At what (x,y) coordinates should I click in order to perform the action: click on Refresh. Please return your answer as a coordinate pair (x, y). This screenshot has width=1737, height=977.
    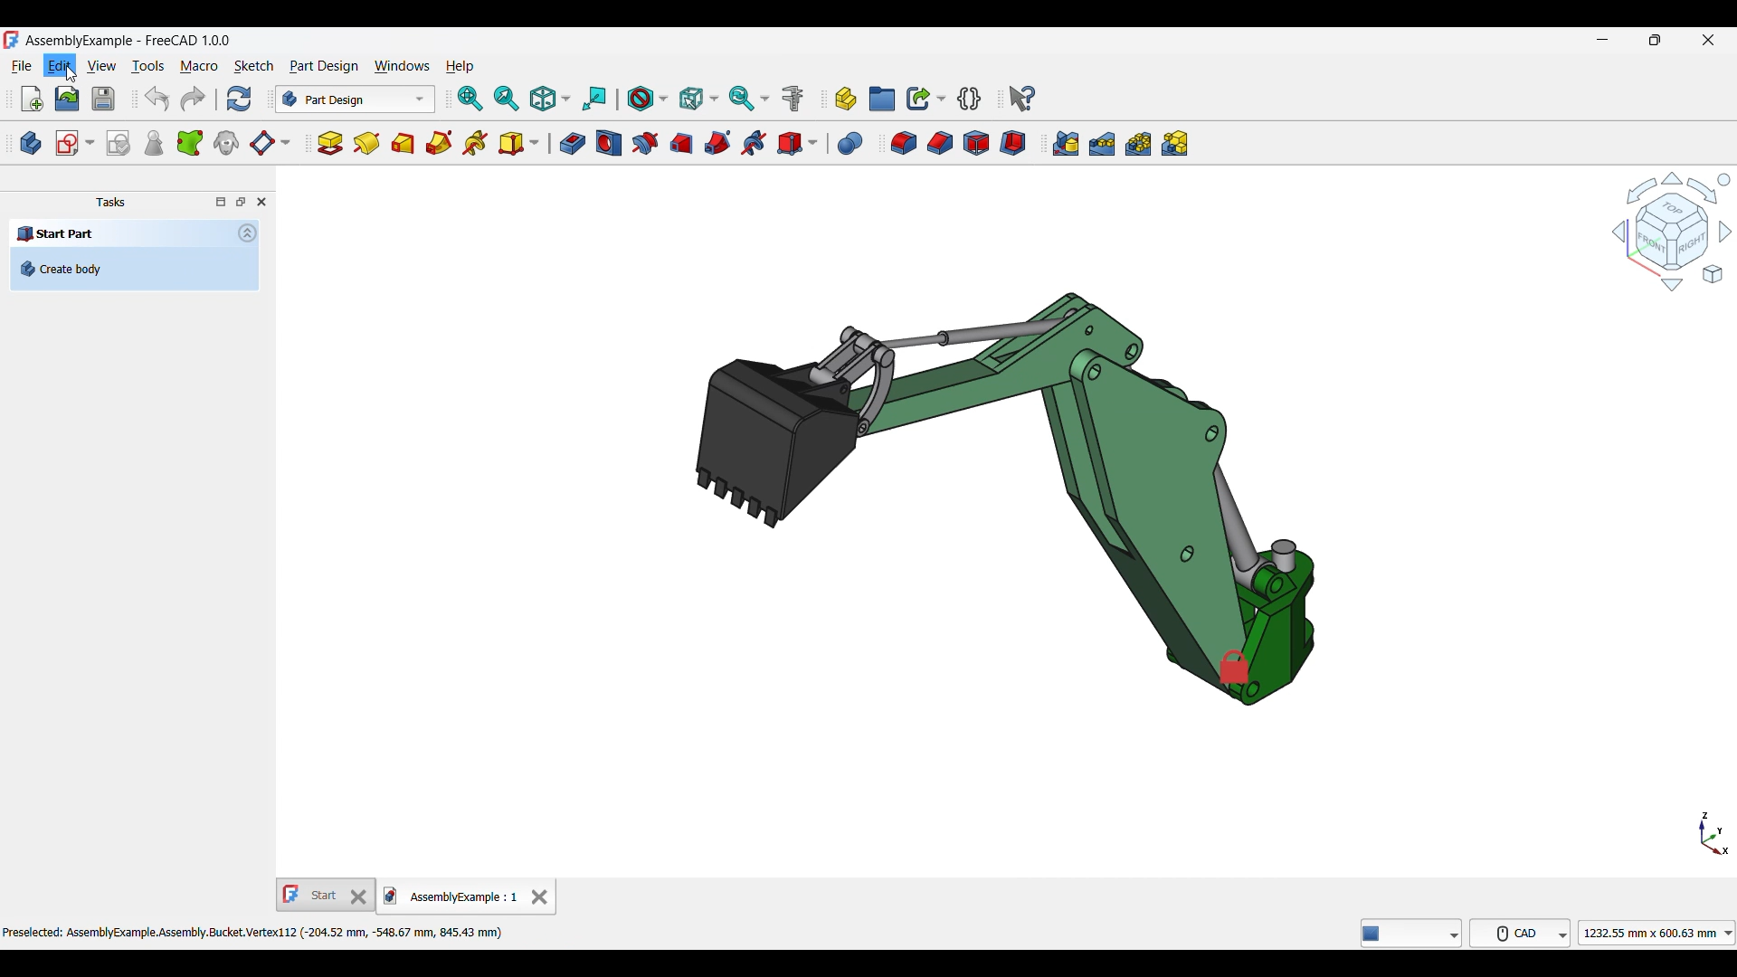
    Looking at the image, I should click on (238, 99).